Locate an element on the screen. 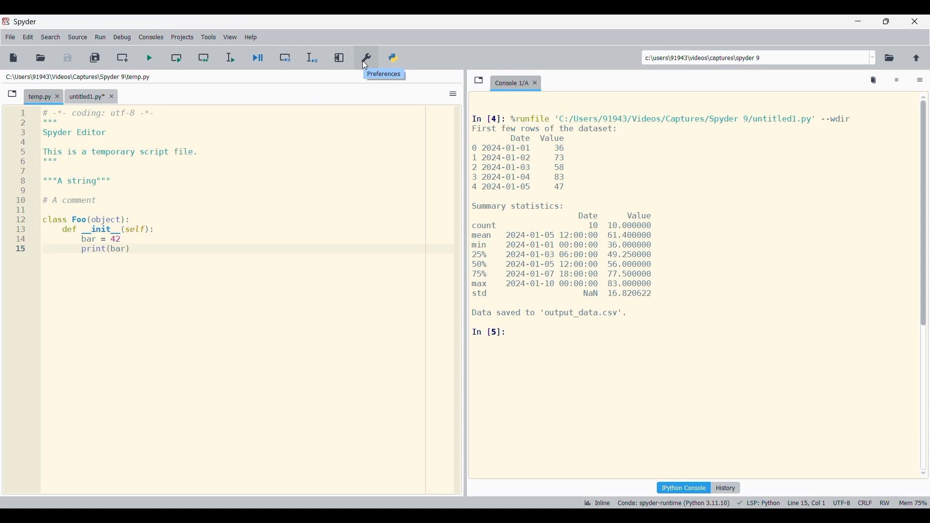 This screenshot has height=523, width=930. Search menu is located at coordinates (50, 37).